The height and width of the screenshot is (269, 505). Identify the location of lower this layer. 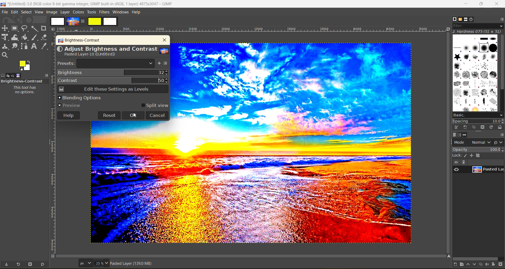
(475, 265).